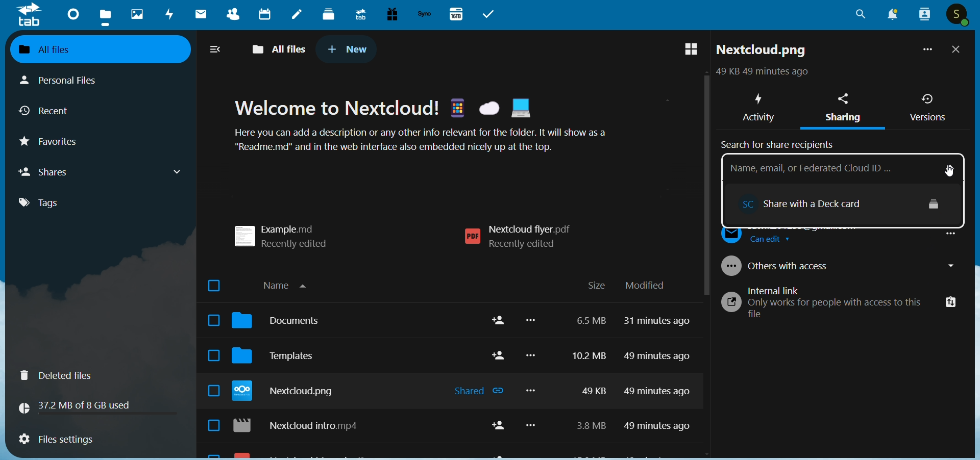  Describe the element at coordinates (435, 128) in the screenshot. I see `welcome text` at that location.